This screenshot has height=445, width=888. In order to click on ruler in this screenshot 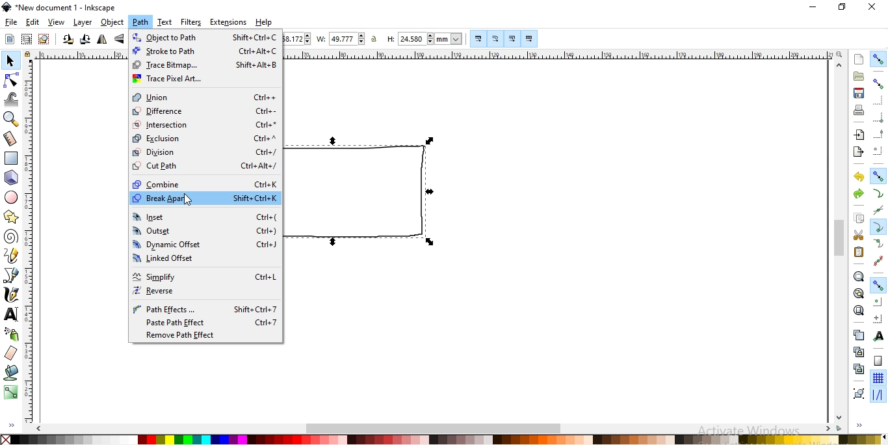, I will do `click(33, 245)`.